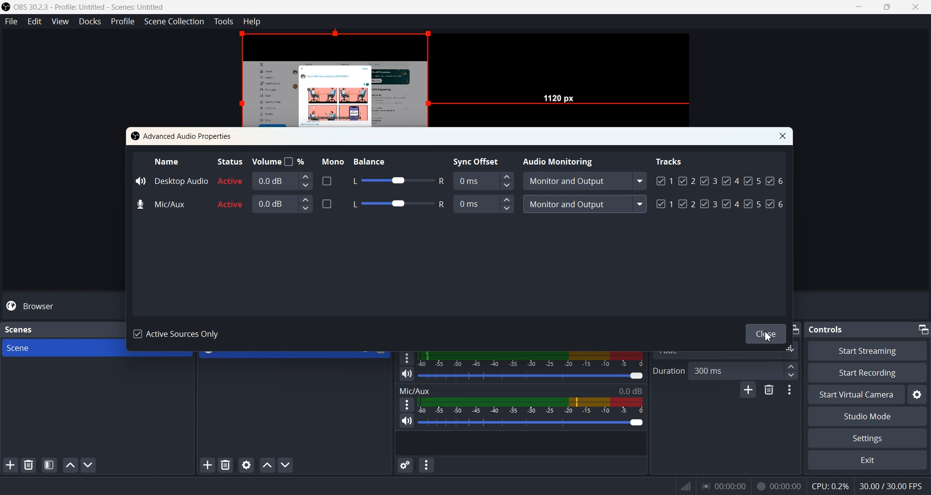 The image size is (931, 495). Describe the element at coordinates (378, 160) in the screenshot. I see `Balance` at that location.